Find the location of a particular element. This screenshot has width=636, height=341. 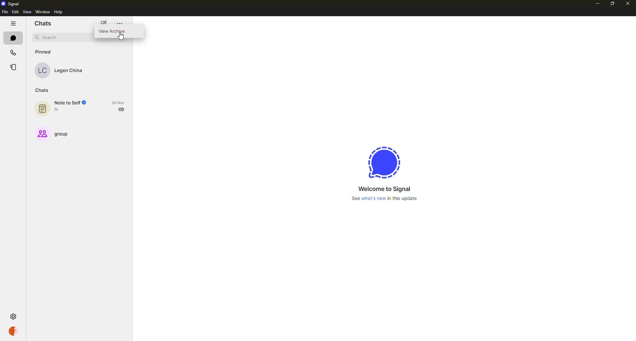

group is located at coordinates (56, 134).